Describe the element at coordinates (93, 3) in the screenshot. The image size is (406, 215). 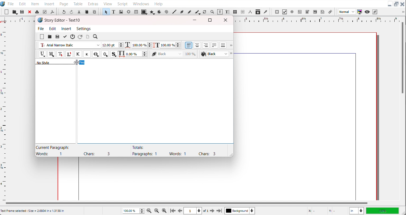
I see `Extras` at that location.